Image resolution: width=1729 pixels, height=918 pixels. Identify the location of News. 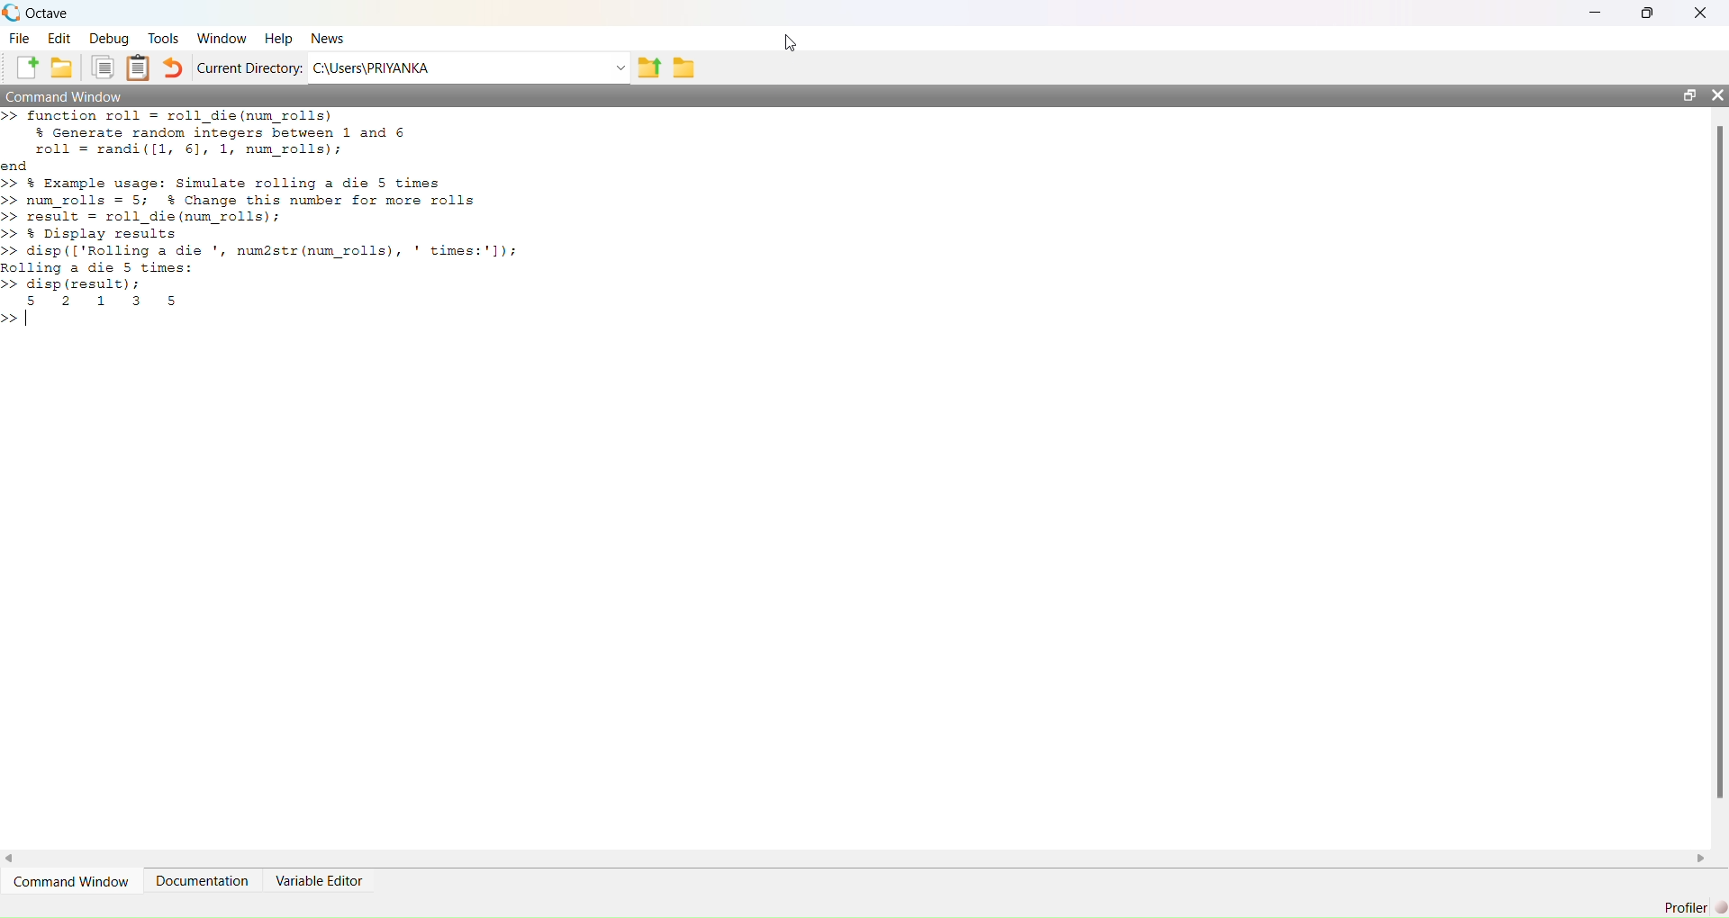
(330, 39).